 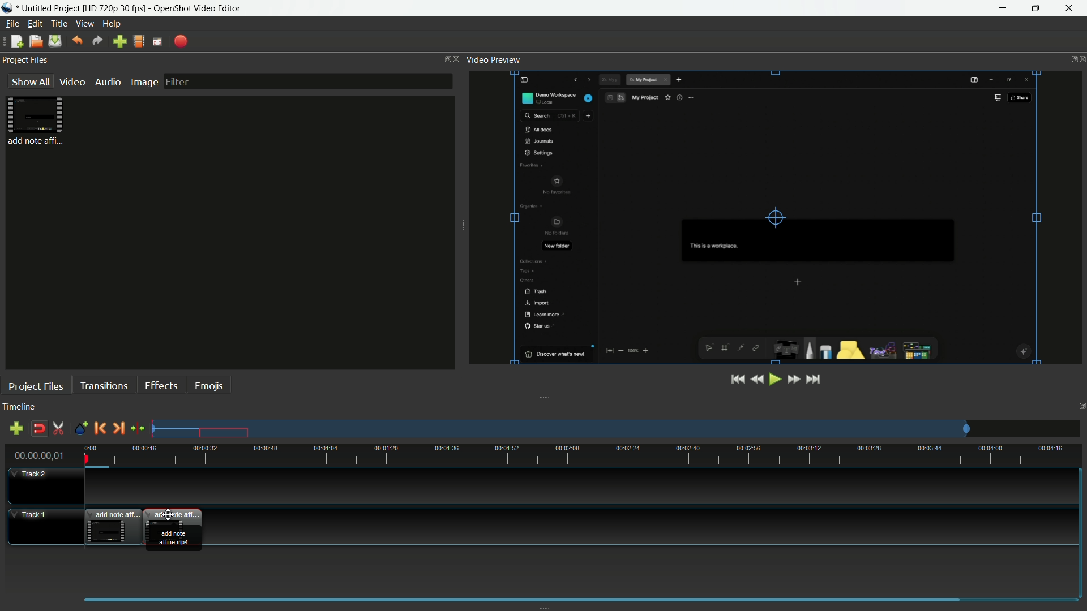 What do you see at coordinates (1071, 8) in the screenshot?
I see `close app` at bounding box center [1071, 8].